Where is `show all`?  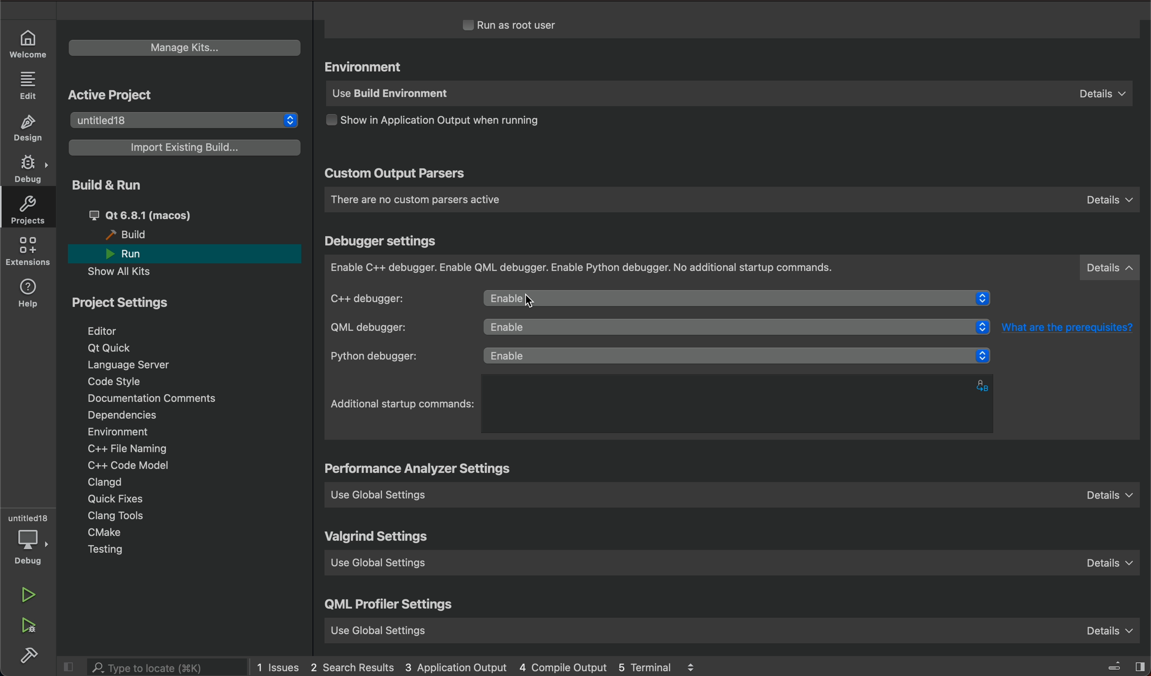 show all is located at coordinates (126, 271).